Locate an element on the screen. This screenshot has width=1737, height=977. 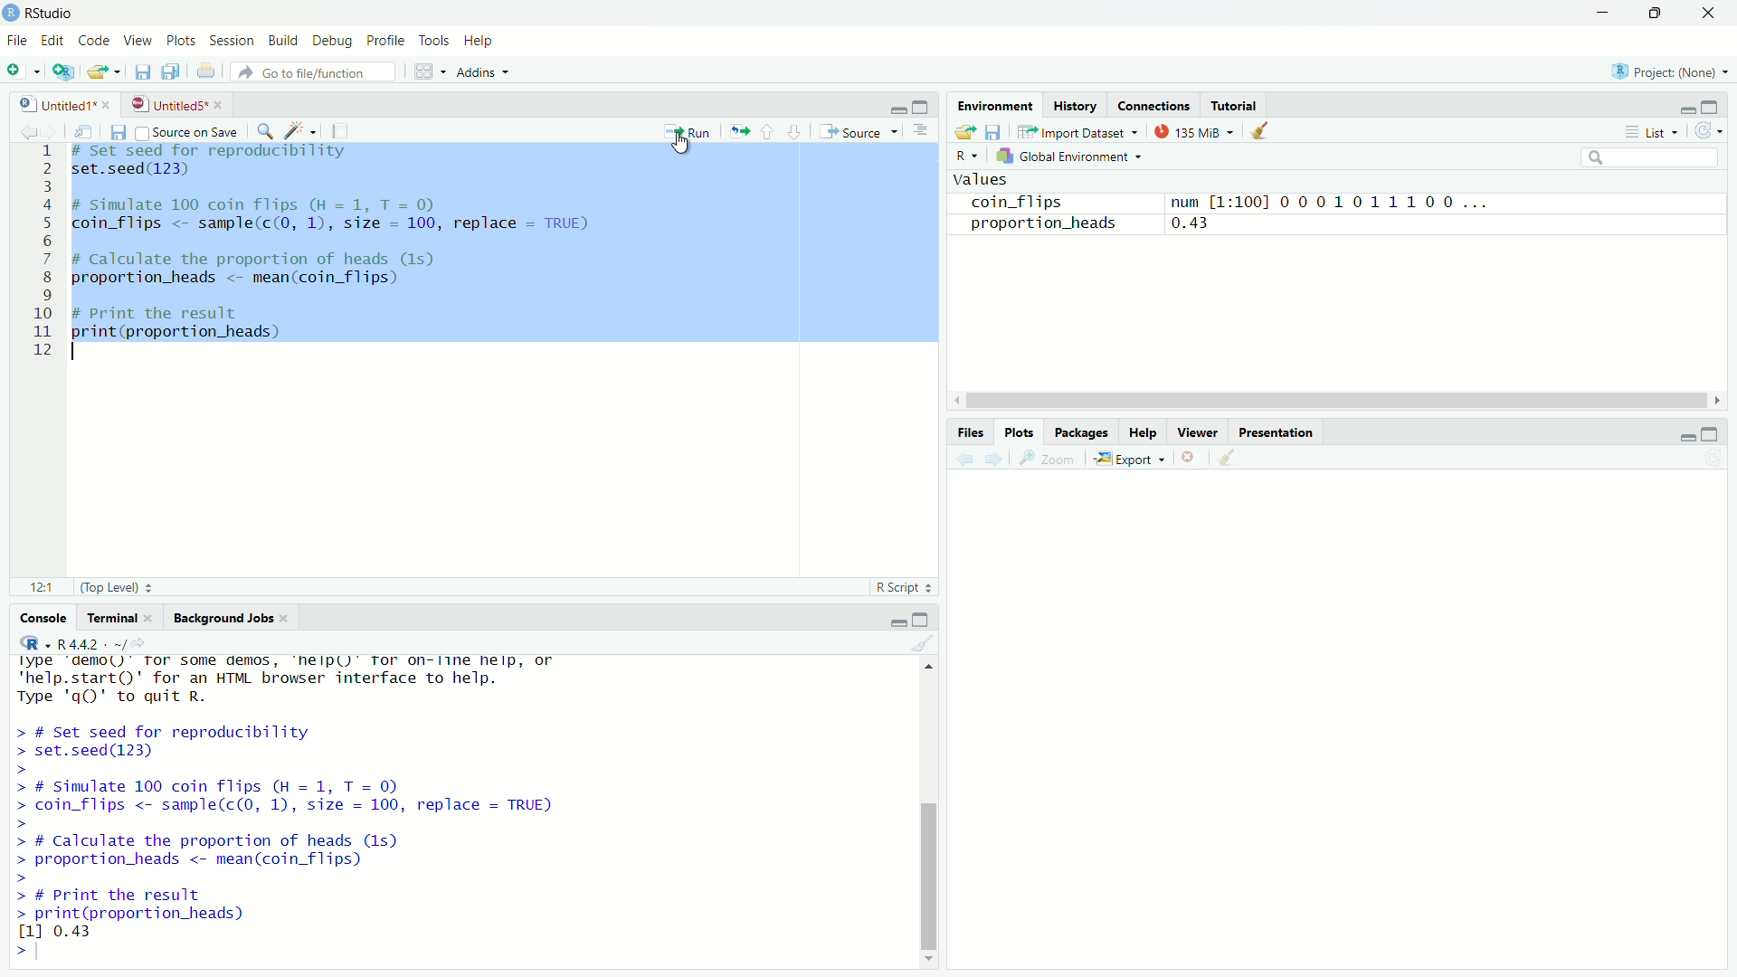
profile is located at coordinates (387, 40).